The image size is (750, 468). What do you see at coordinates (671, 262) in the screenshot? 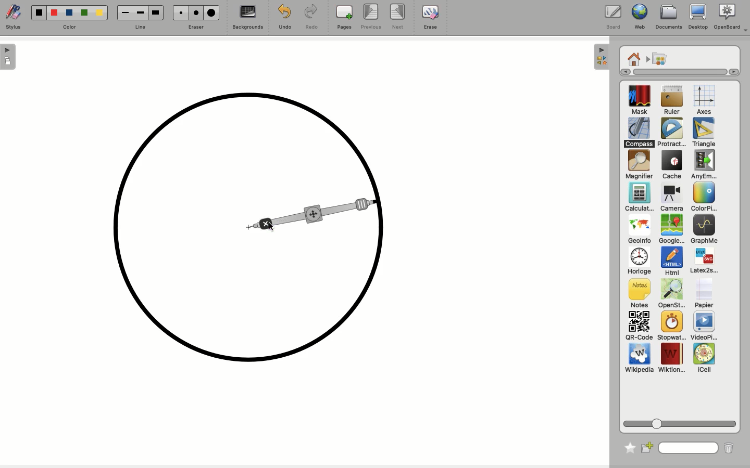
I see `Html` at bounding box center [671, 262].